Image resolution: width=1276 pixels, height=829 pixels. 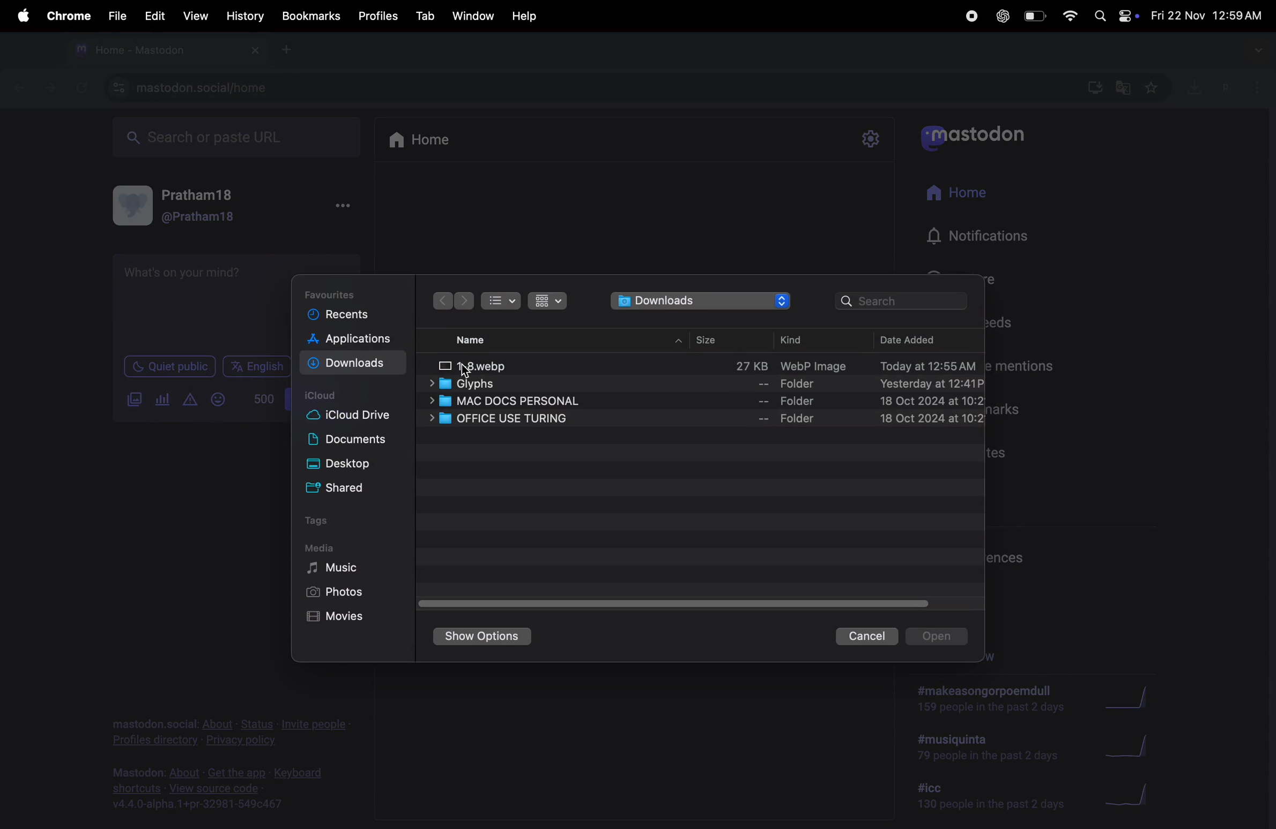 What do you see at coordinates (333, 594) in the screenshot?
I see `photos` at bounding box center [333, 594].